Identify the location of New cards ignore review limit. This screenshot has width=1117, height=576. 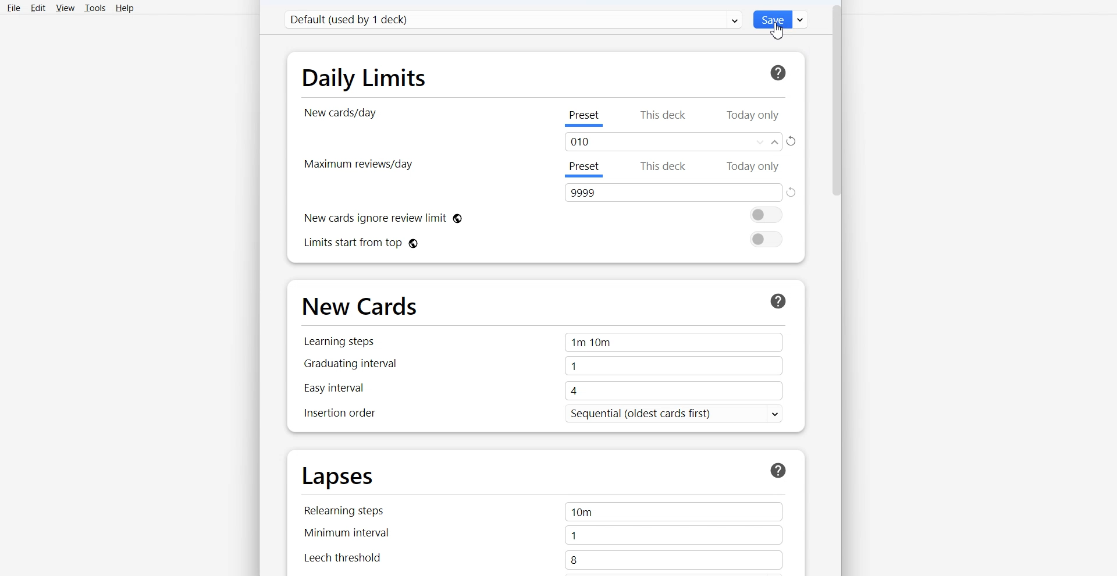
(545, 215).